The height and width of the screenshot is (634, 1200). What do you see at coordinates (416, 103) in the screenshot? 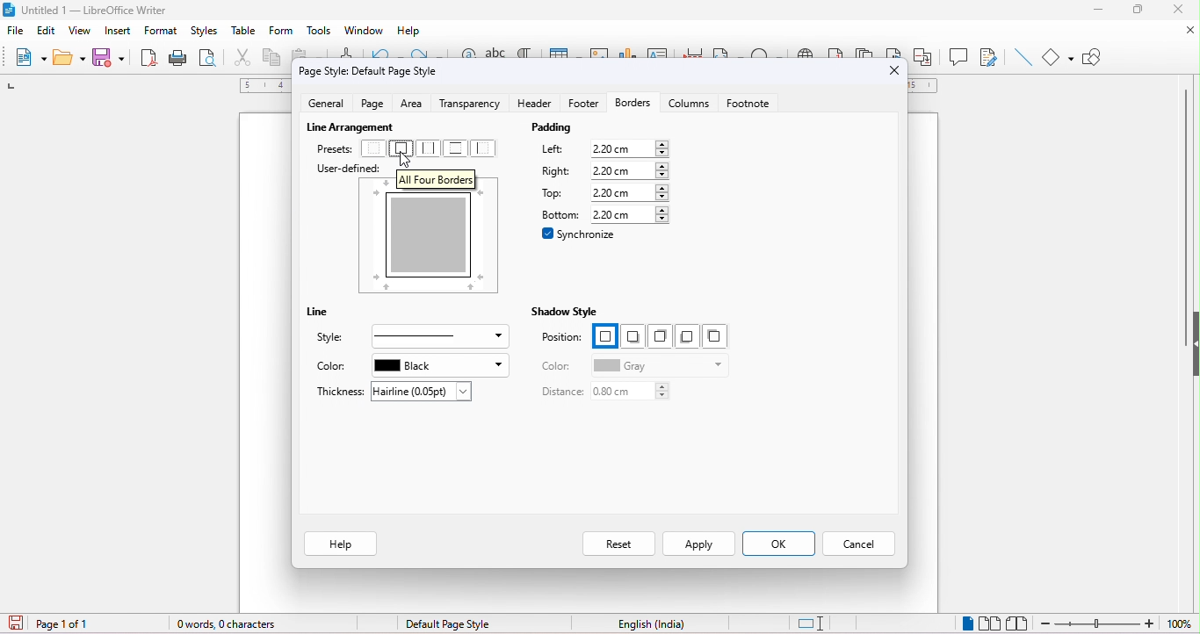
I see `area` at bounding box center [416, 103].